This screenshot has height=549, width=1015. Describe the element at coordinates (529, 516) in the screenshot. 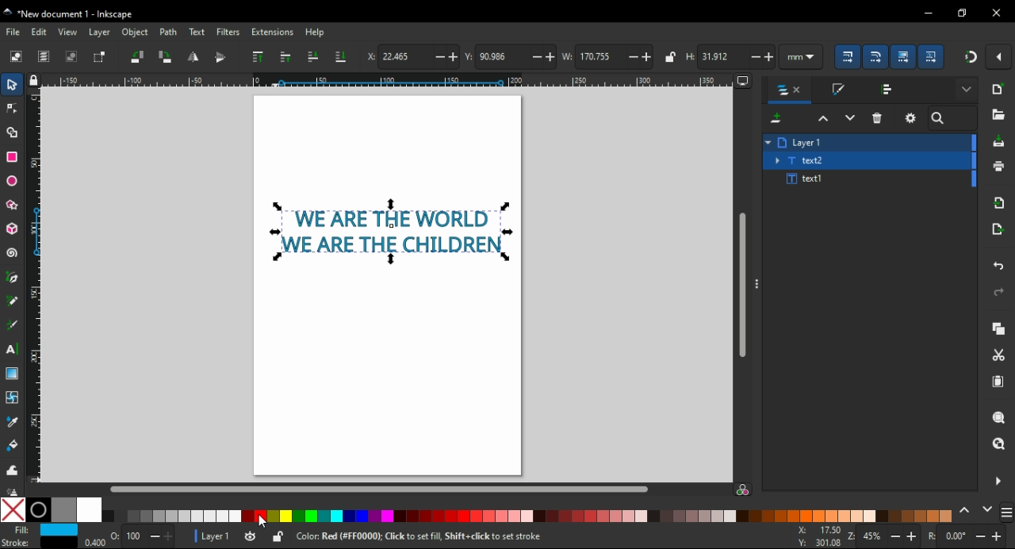

I see `color options` at that location.